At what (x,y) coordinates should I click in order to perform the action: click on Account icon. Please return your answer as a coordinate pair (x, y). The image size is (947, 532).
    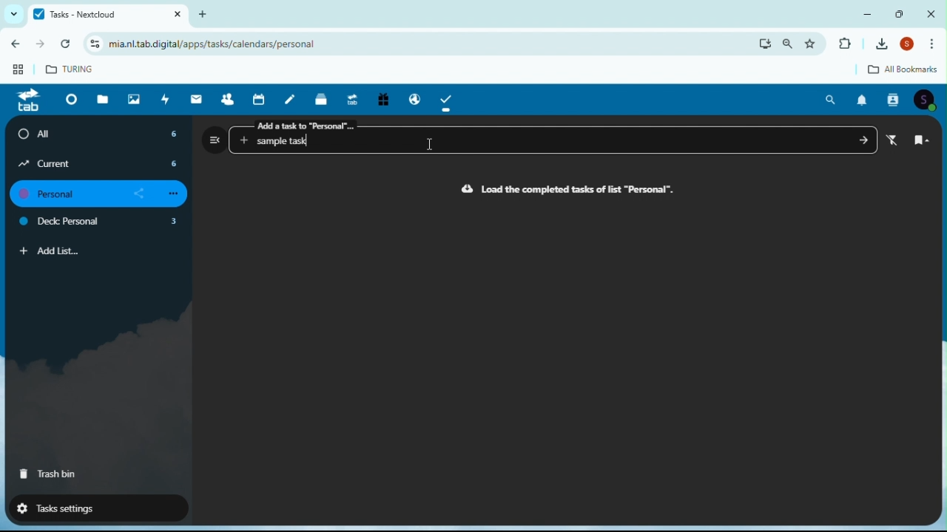
    Looking at the image, I should click on (910, 45).